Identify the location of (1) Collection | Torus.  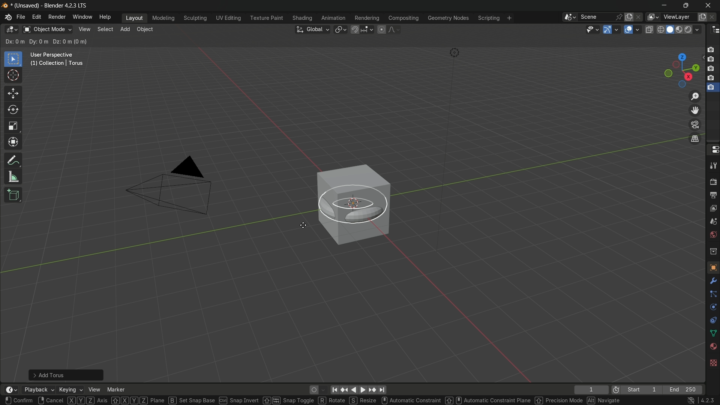
(56, 64).